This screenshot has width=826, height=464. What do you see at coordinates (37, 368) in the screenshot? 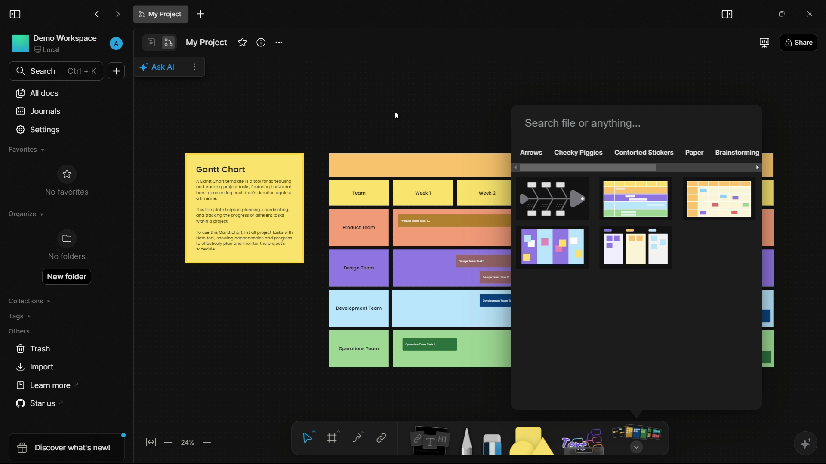
I see `import` at bounding box center [37, 368].